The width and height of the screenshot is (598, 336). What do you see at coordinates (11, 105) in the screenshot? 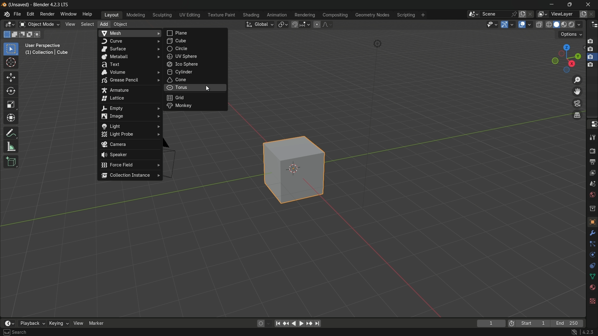
I see `scale` at bounding box center [11, 105].